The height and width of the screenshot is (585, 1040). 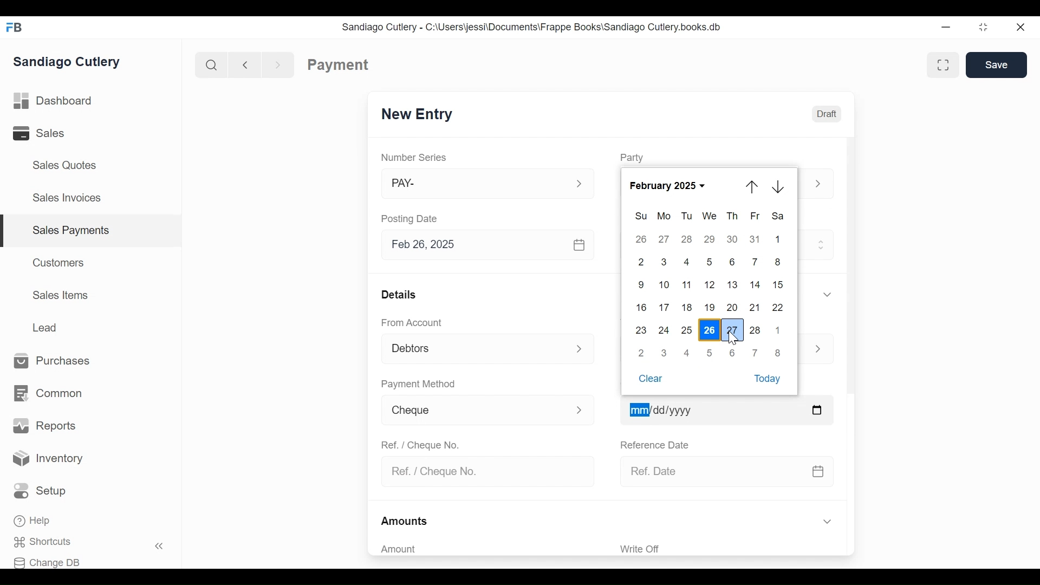 I want to click on Navigate Back, so click(x=243, y=64).